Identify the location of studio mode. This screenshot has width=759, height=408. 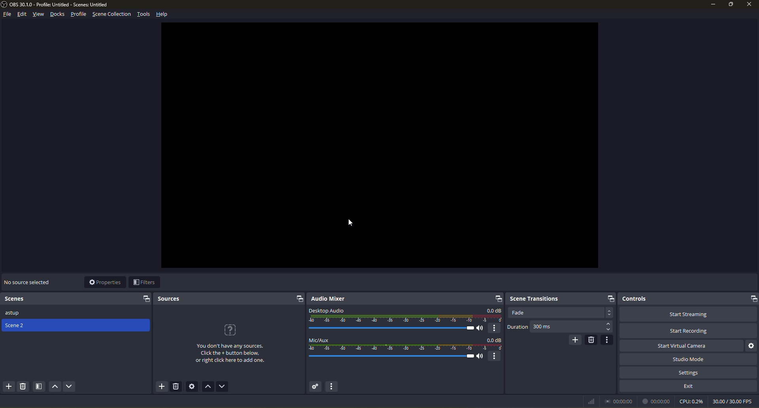
(689, 359).